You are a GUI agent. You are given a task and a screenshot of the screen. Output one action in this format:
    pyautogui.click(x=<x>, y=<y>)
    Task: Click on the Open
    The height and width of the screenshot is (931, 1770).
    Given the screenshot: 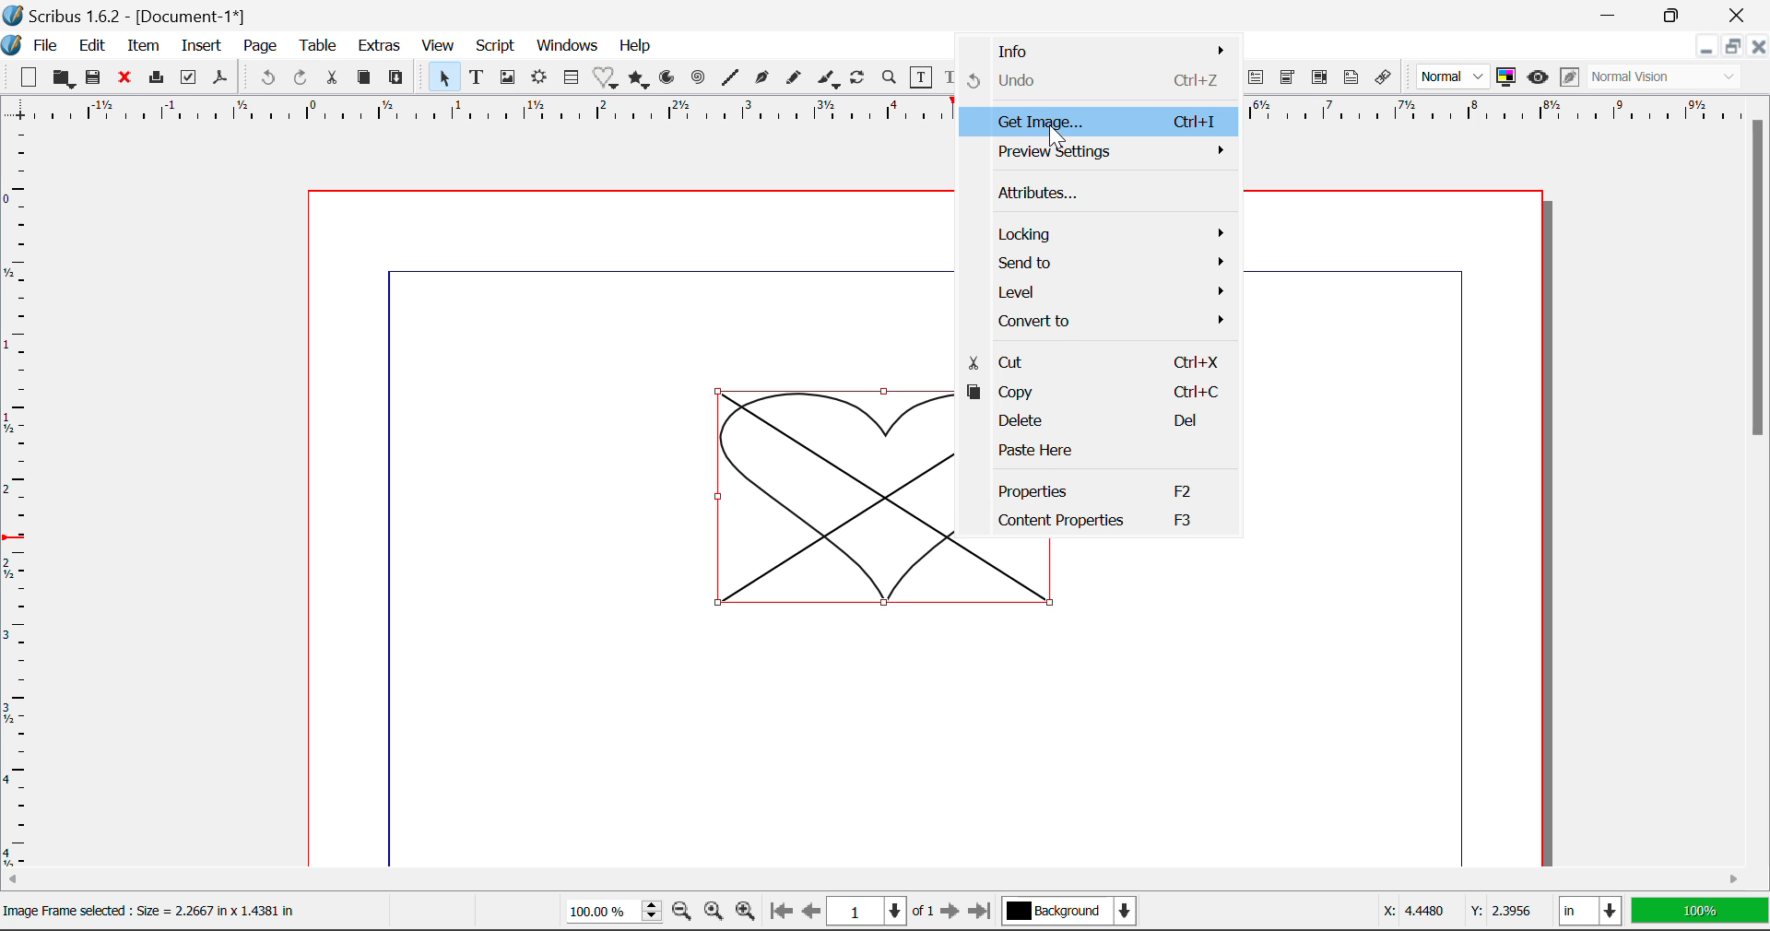 What is the action you would take?
    pyautogui.click(x=65, y=78)
    